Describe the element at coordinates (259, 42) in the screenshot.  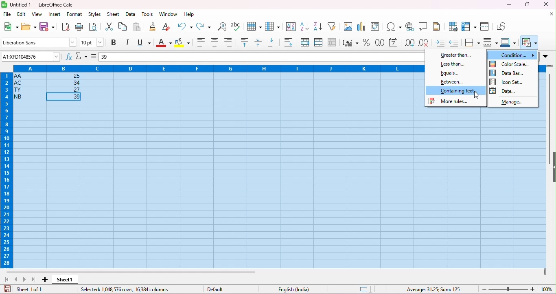
I see `center vertically` at that location.